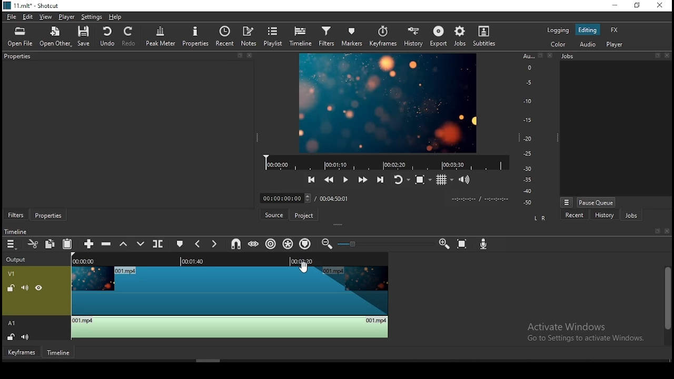  I want to click on timeline menu, so click(11, 244).